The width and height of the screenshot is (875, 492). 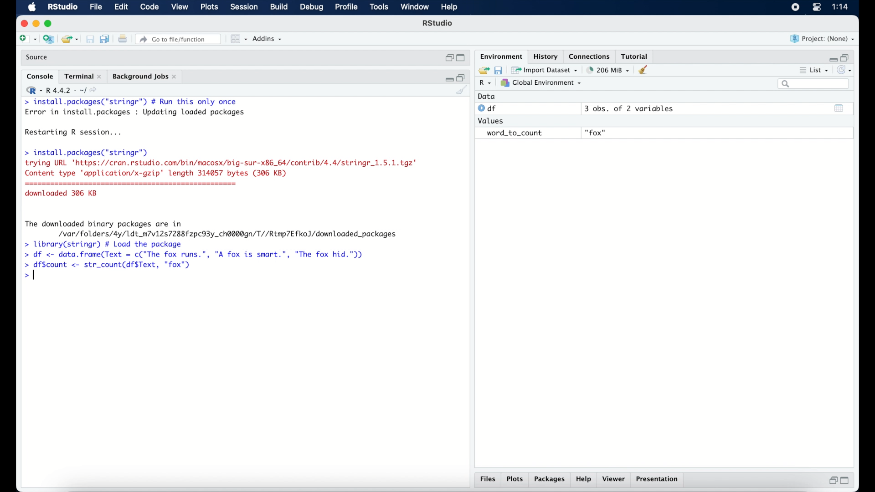 I want to click on environment, so click(x=500, y=56).